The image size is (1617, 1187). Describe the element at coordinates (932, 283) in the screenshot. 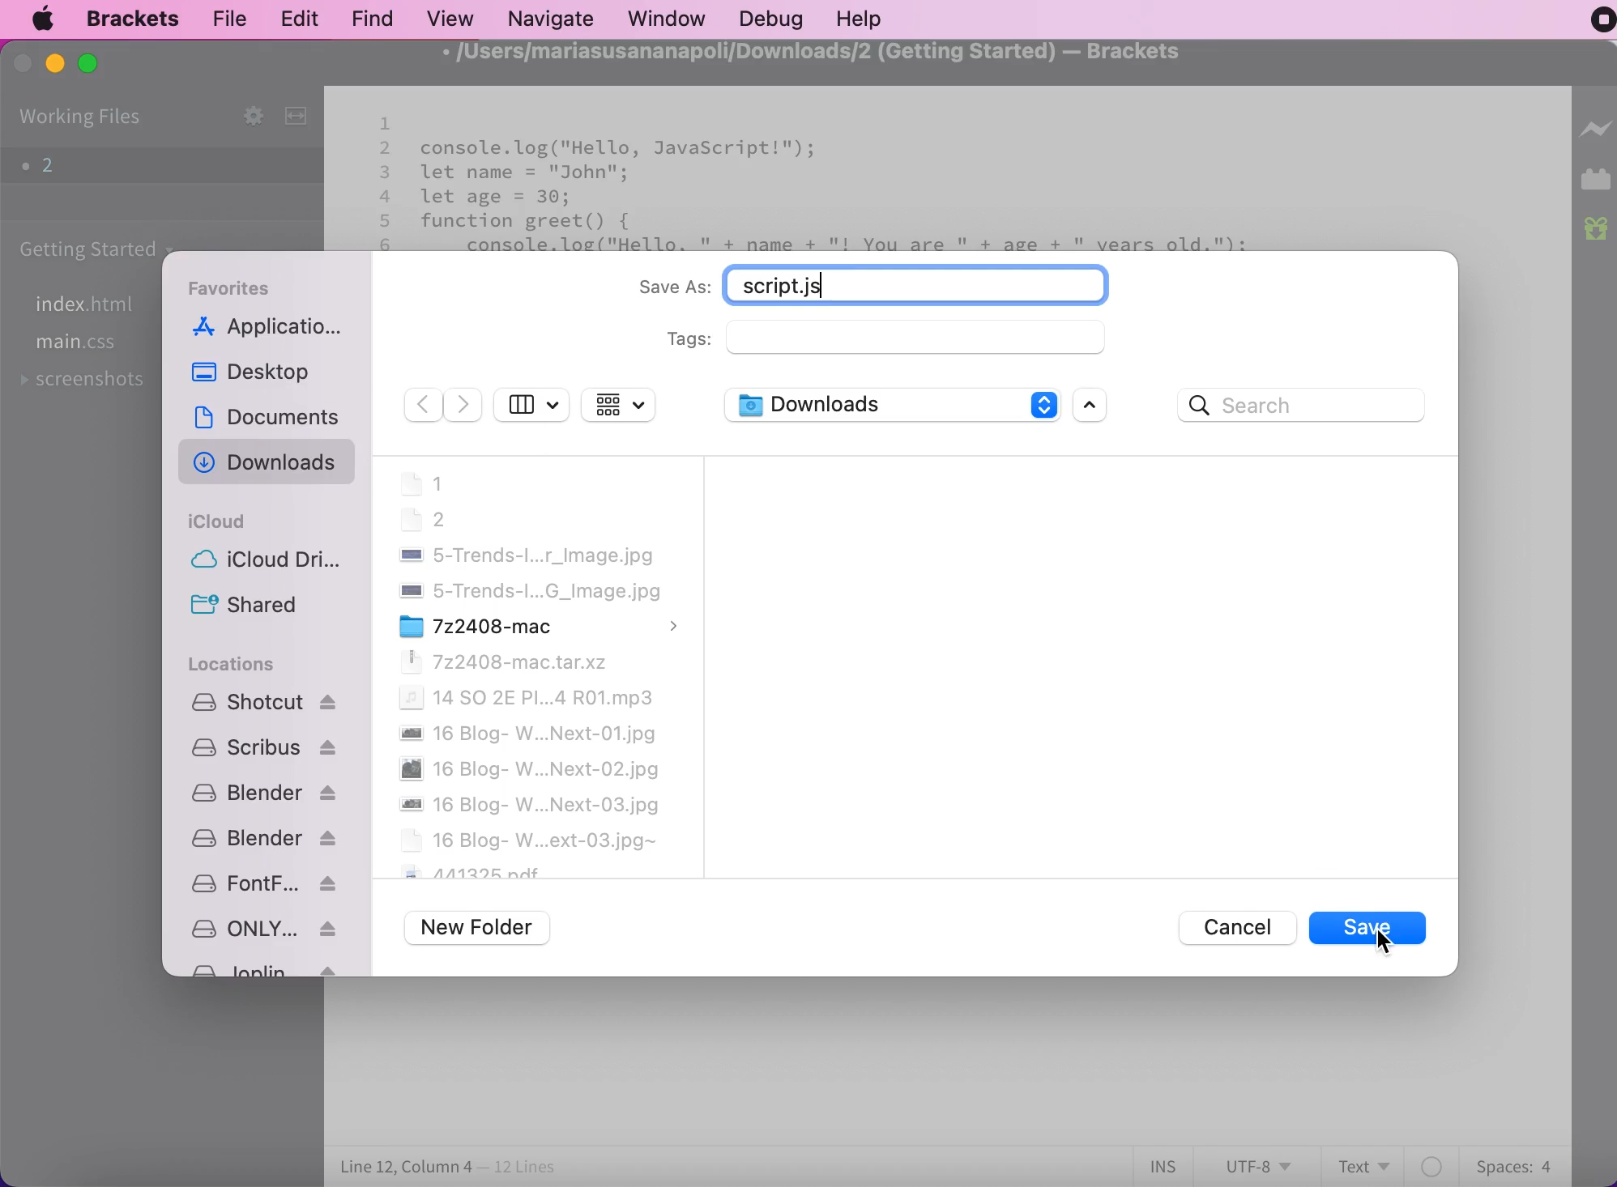

I see `script.js` at that location.